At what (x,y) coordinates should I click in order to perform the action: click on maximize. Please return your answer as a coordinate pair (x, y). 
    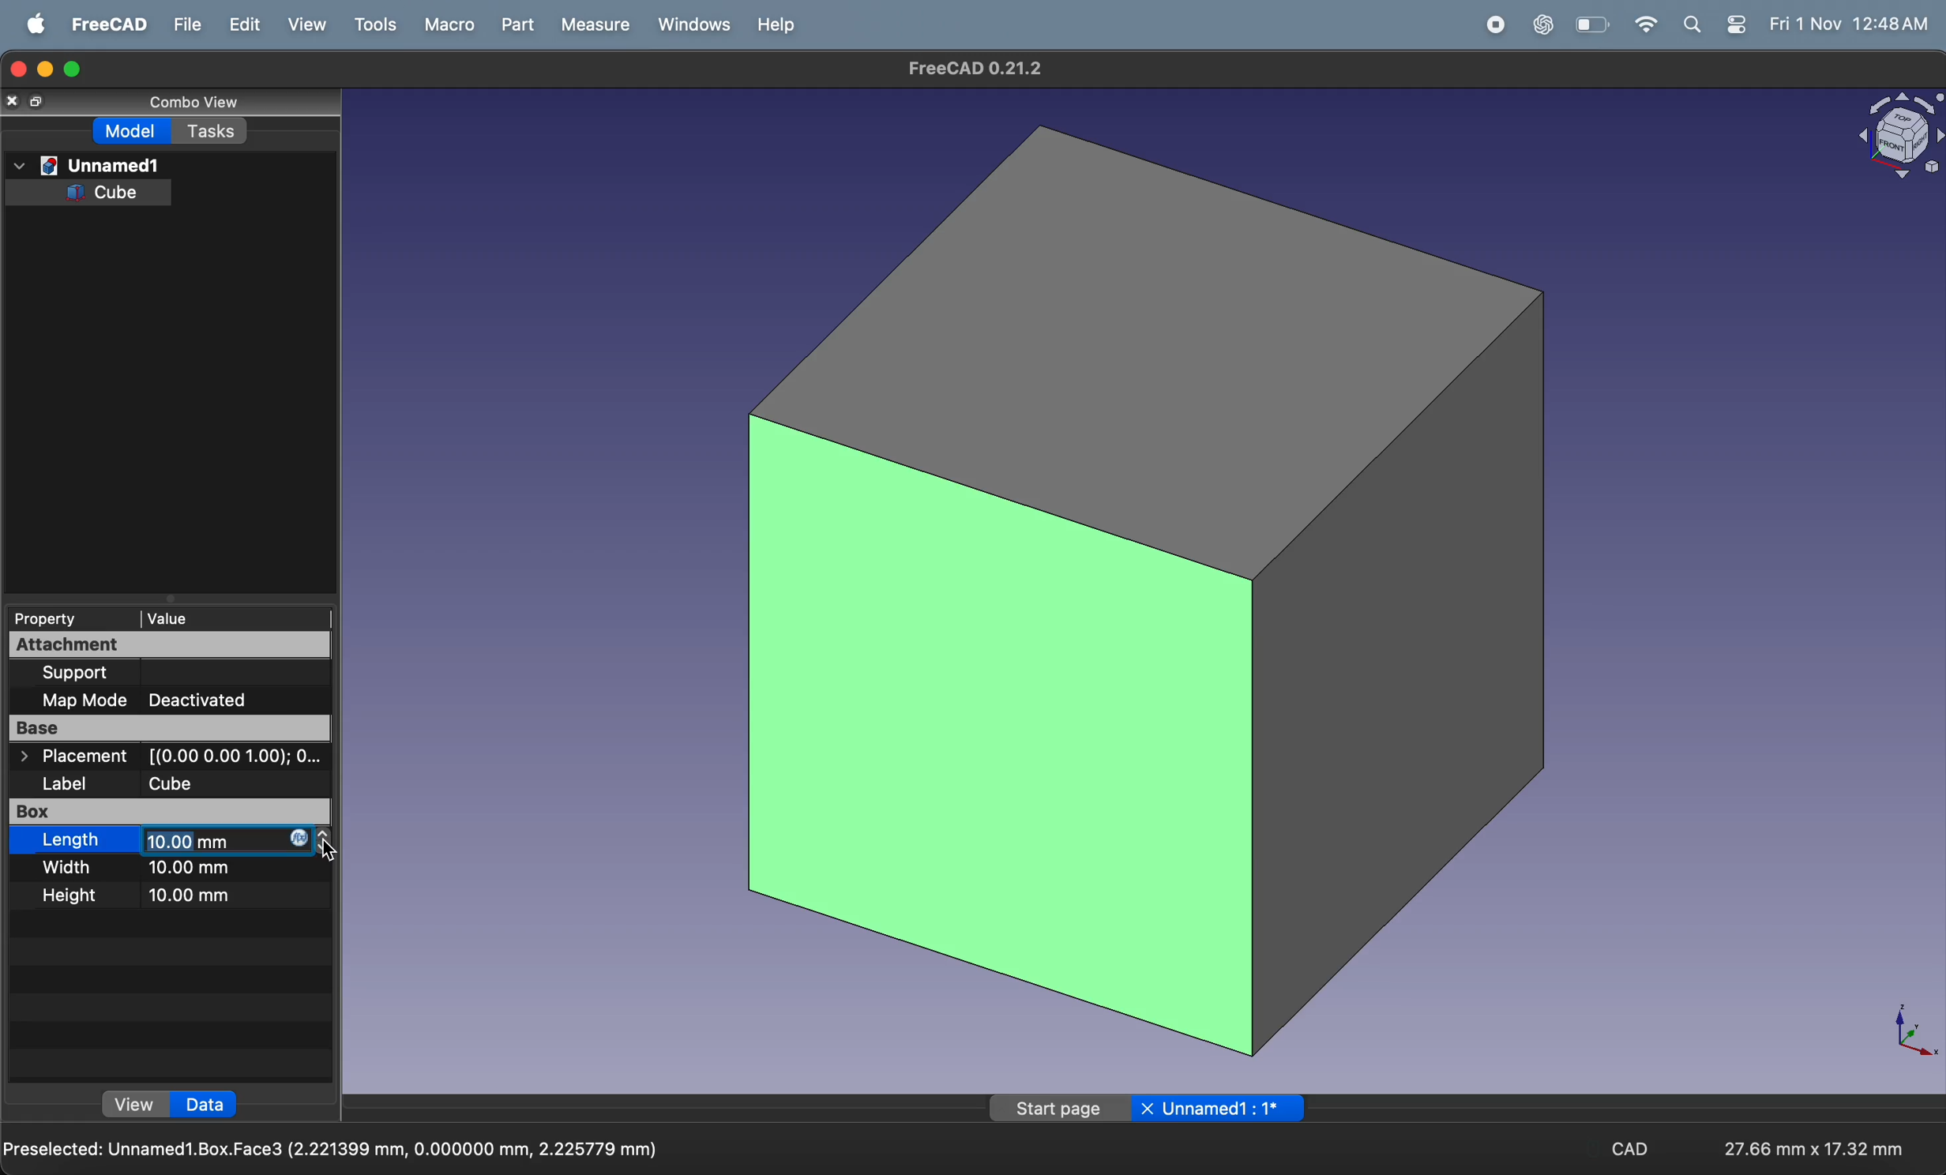
    Looking at the image, I should click on (78, 69).